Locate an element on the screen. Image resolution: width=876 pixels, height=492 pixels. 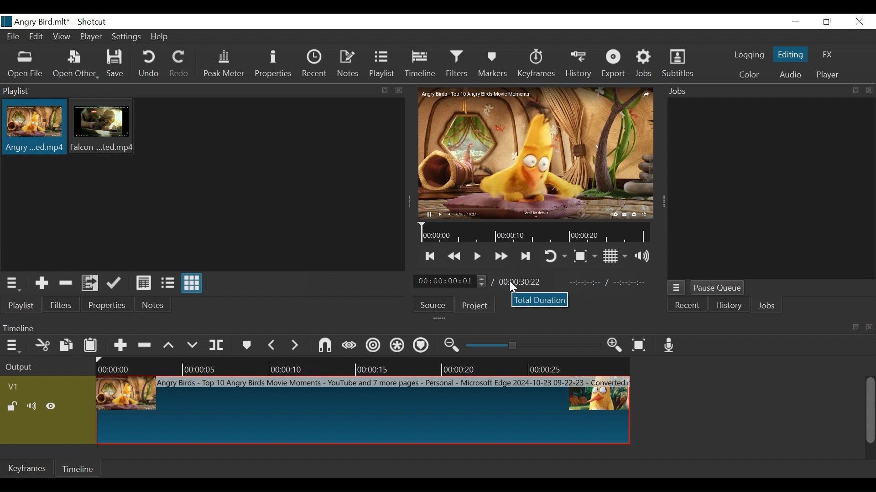
View as Detail is located at coordinates (143, 283).